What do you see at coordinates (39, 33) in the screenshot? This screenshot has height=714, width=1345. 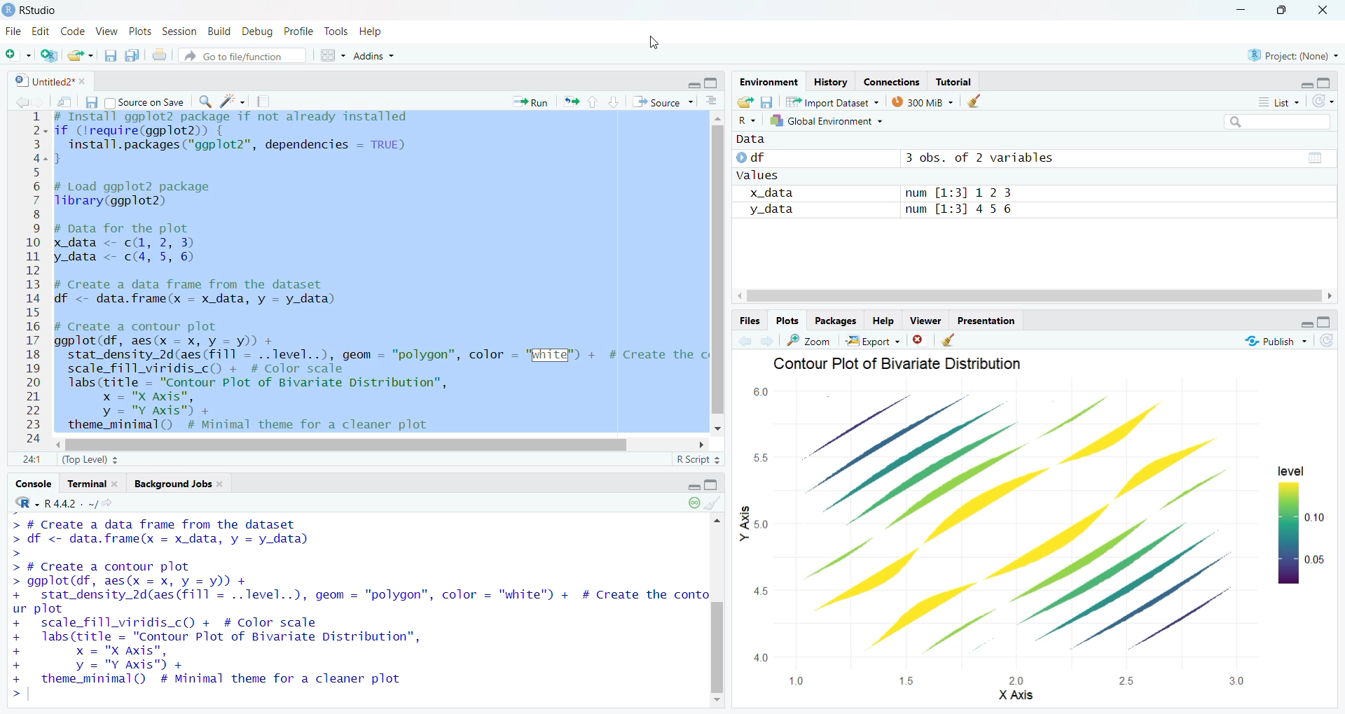 I see `Edit` at bounding box center [39, 33].